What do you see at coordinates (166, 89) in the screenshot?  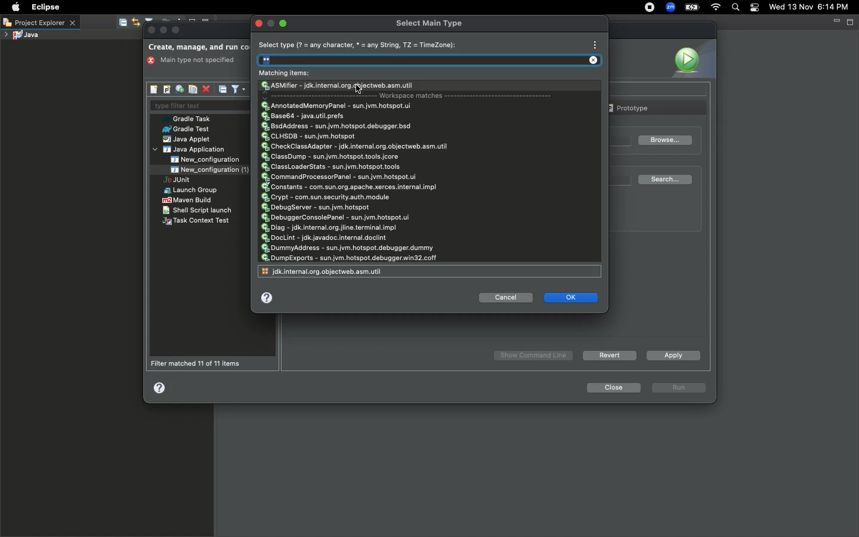 I see `New launch configuration prototype` at bounding box center [166, 89].